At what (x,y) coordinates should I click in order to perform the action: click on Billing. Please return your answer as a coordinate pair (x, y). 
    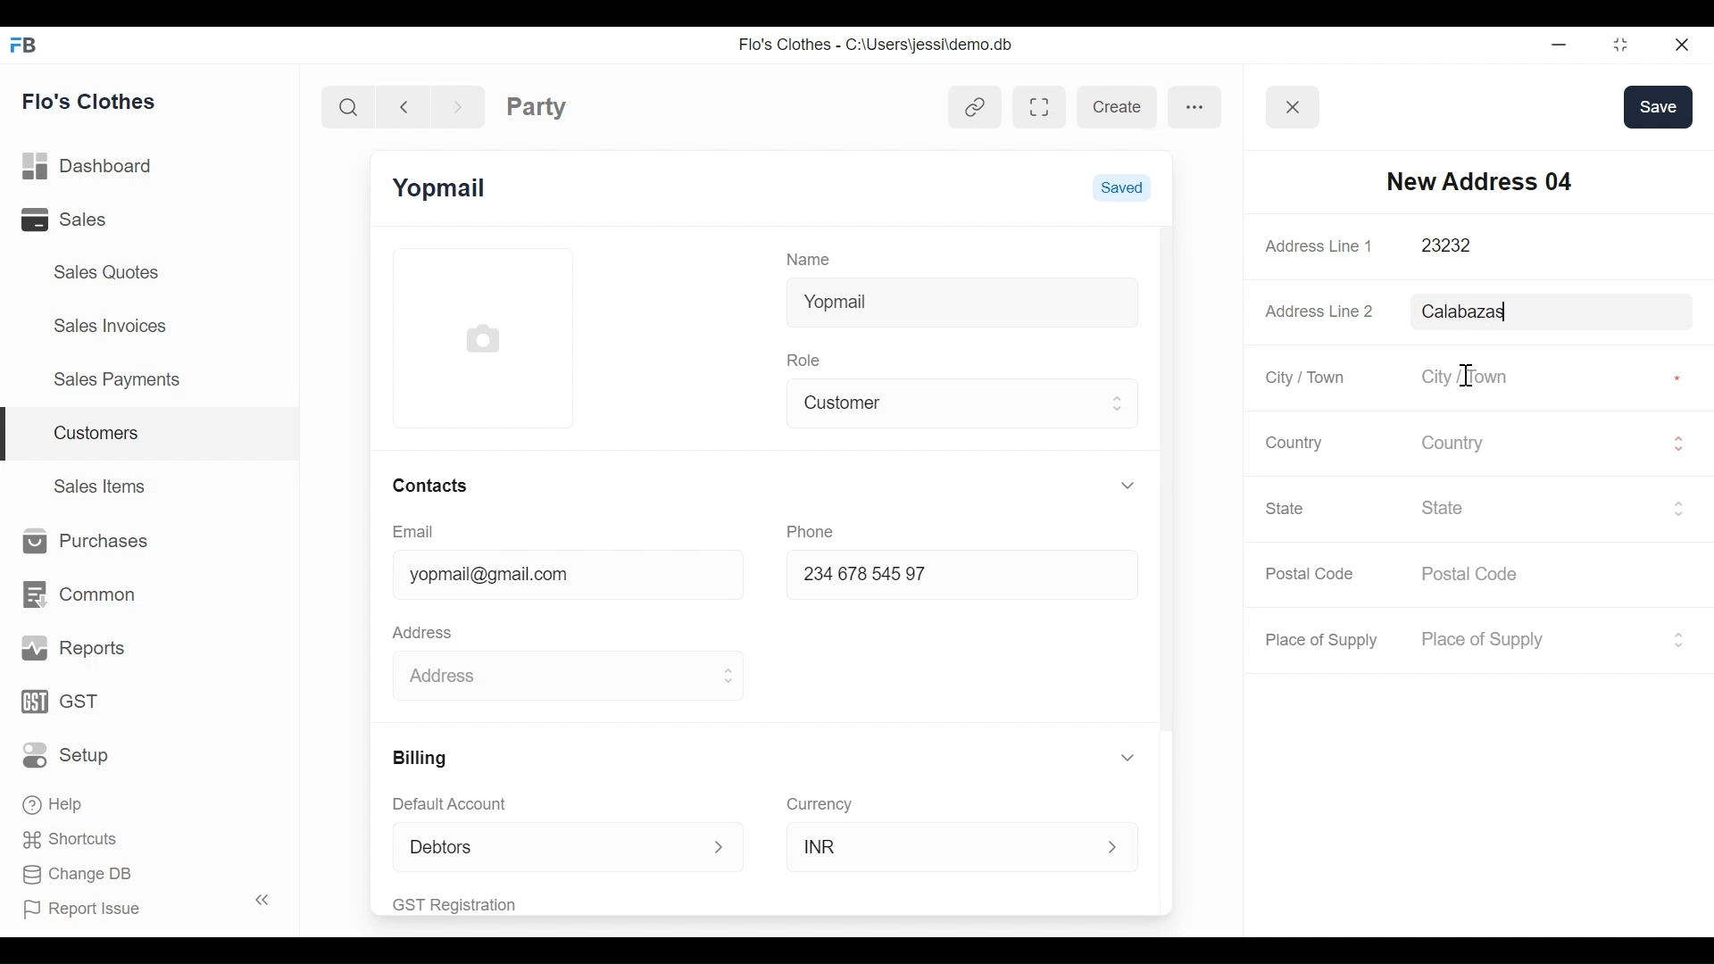
    Looking at the image, I should click on (418, 758).